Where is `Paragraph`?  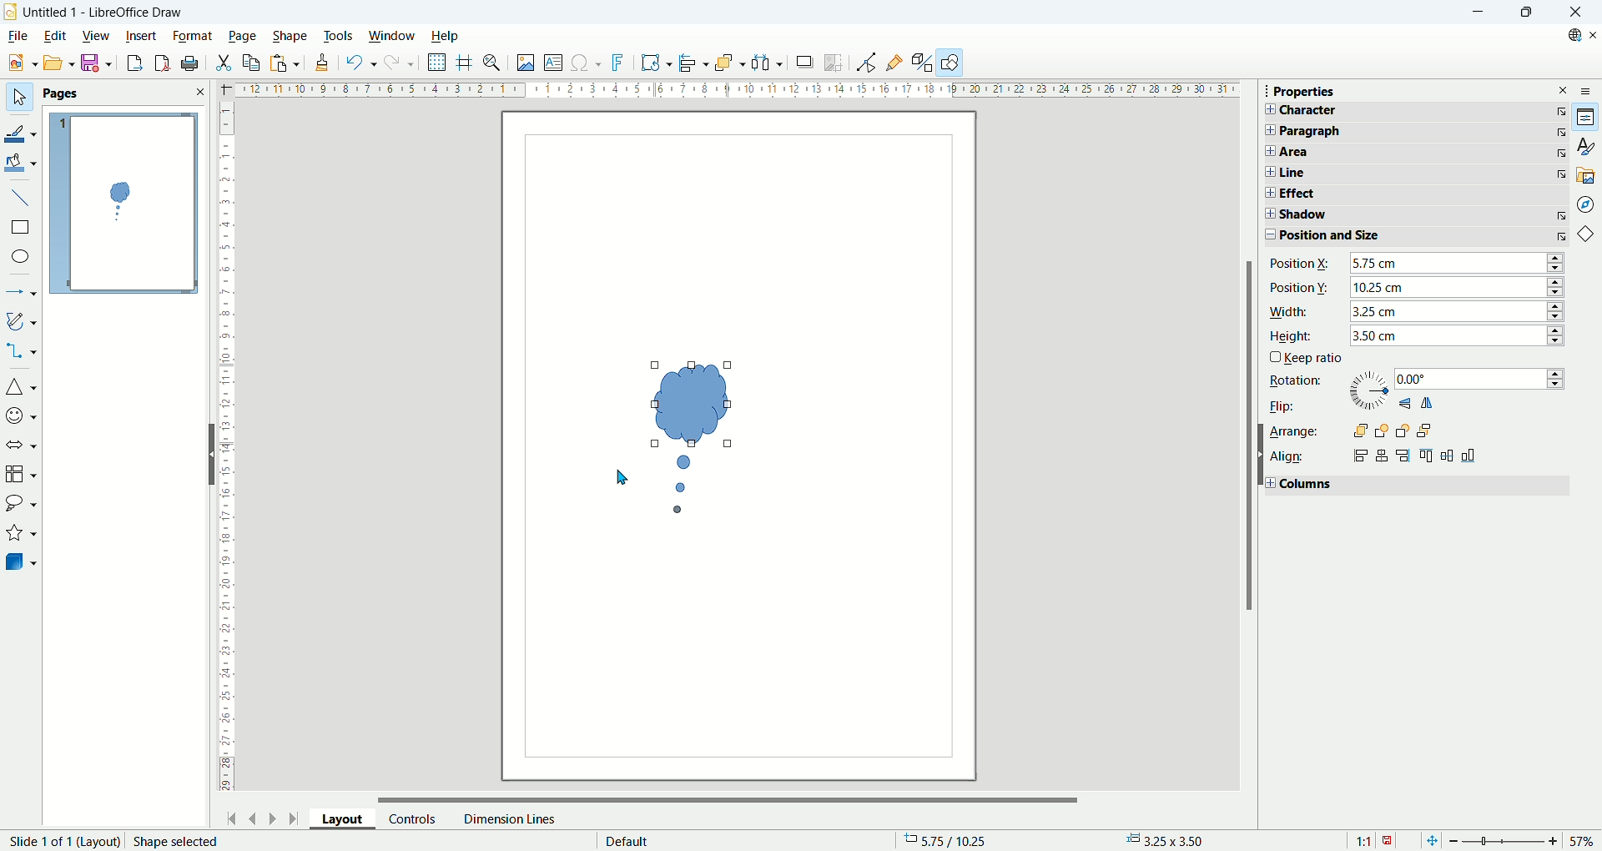 Paragraph is located at coordinates (1355, 132).